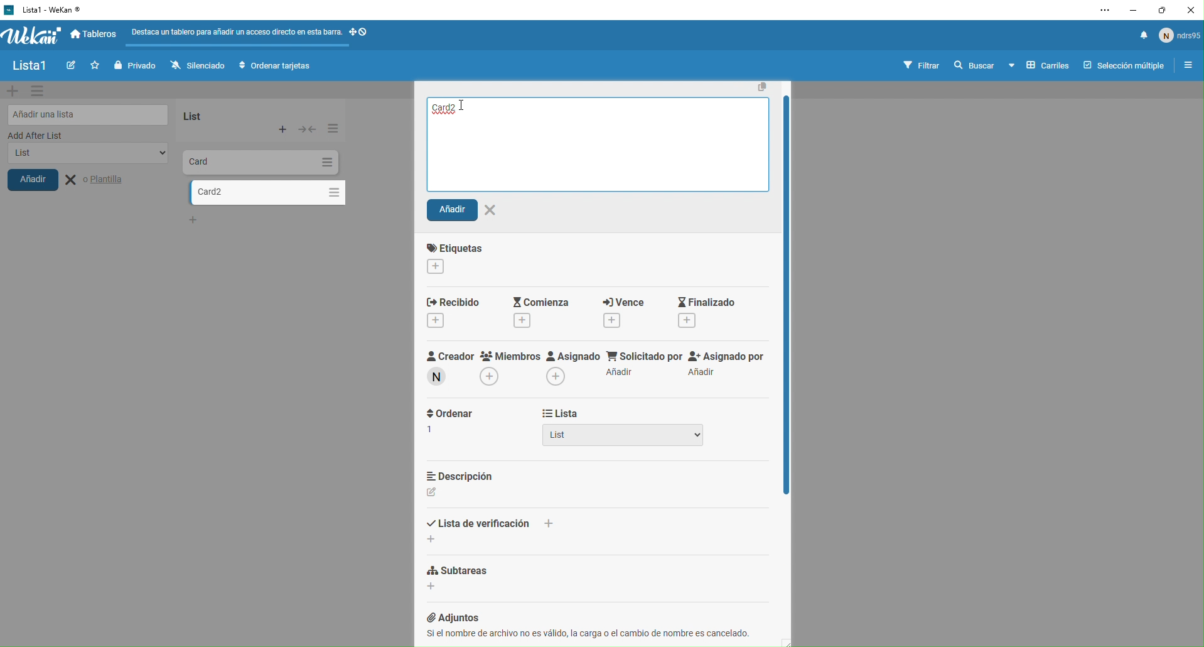 The width and height of the screenshot is (1204, 647). What do you see at coordinates (284, 129) in the screenshot?
I see `Add` at bounding box center [284, 129].